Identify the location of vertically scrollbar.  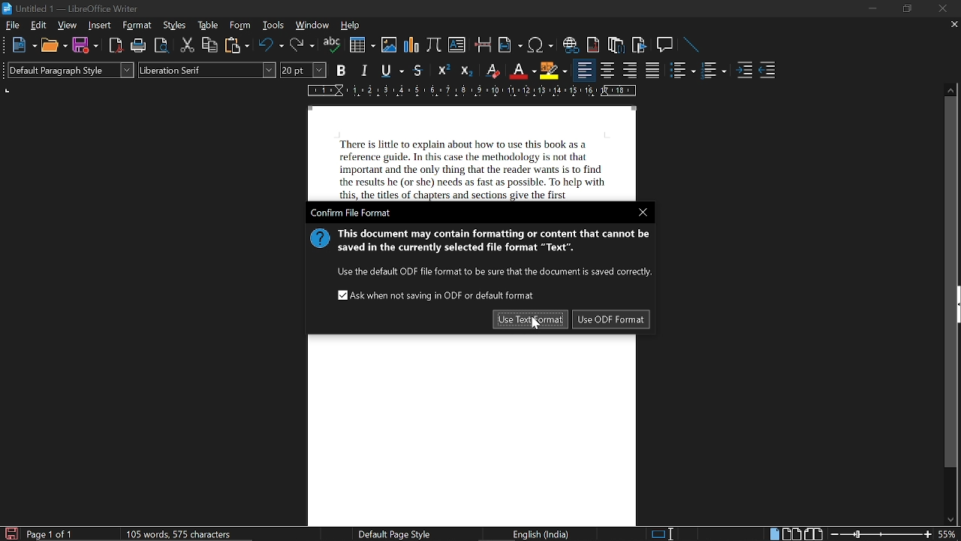
(951, 283).